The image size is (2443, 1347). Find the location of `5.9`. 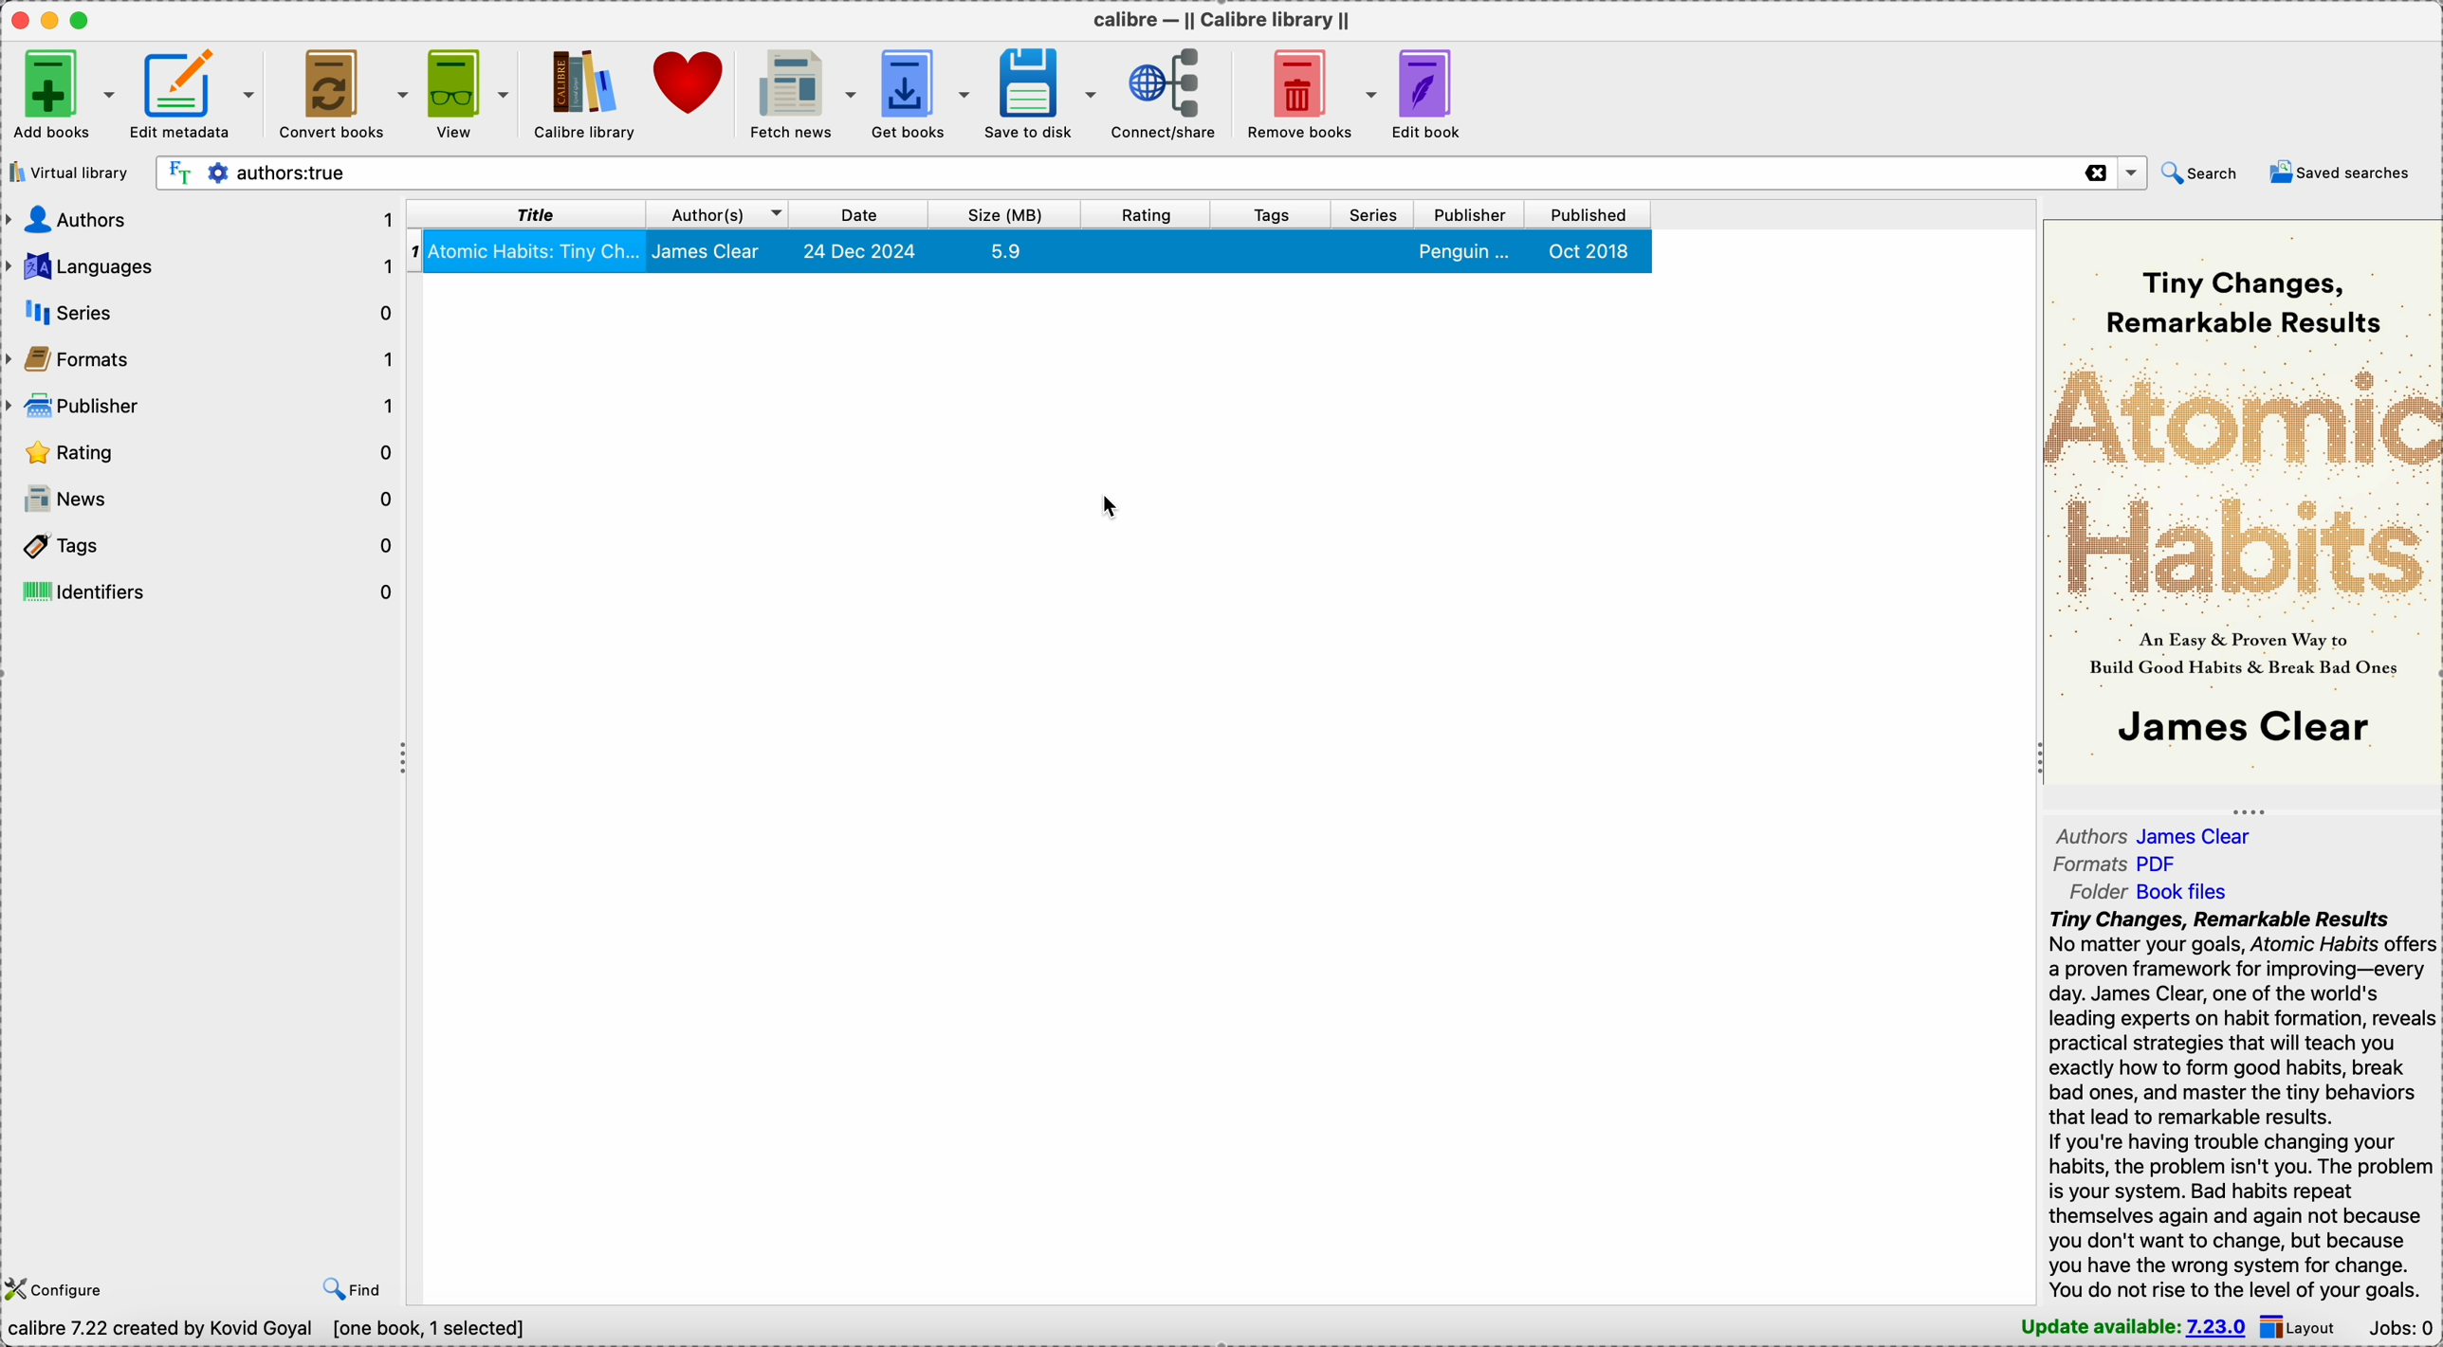

5.9 is located at coordinates (1005, 251).